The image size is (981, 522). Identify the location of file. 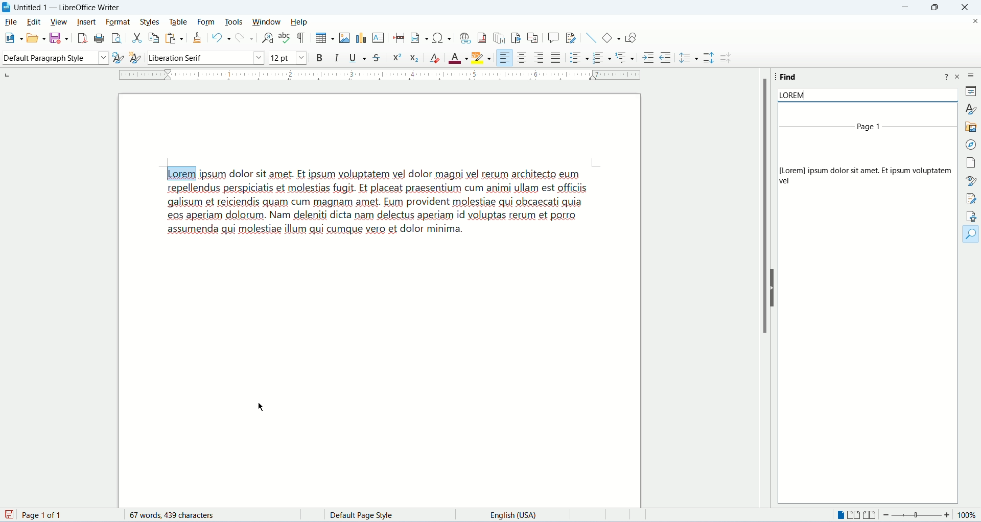
(11, 22).